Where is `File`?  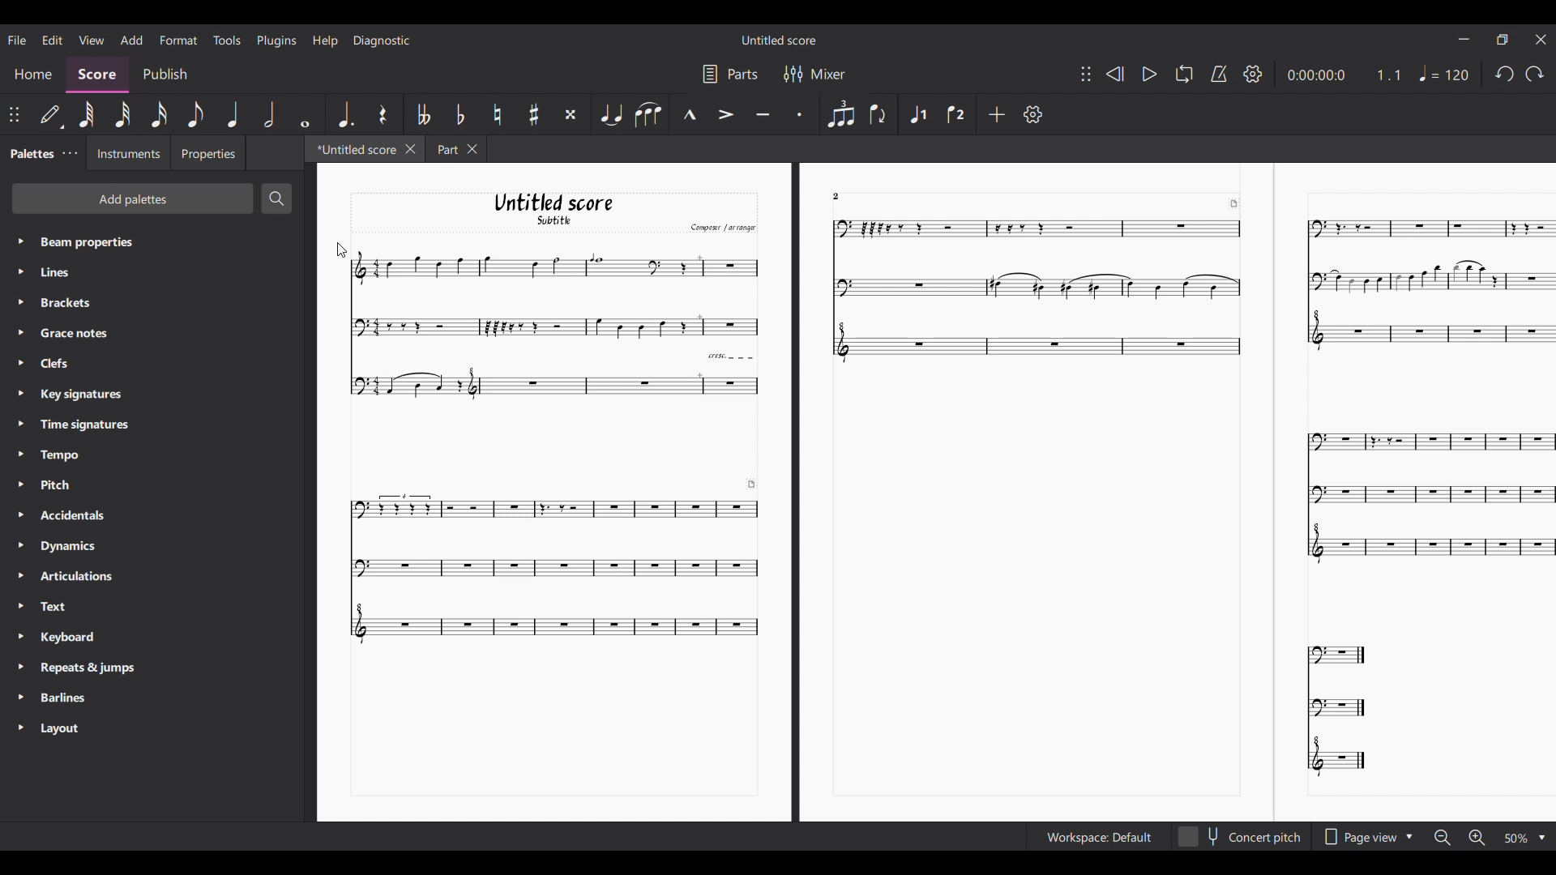
File is located at coordinates (17, 39).